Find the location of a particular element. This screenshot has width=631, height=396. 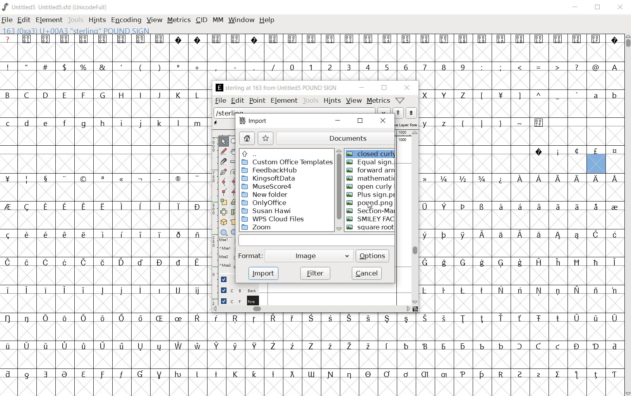

Symbol is located at coordinates (102, 291).